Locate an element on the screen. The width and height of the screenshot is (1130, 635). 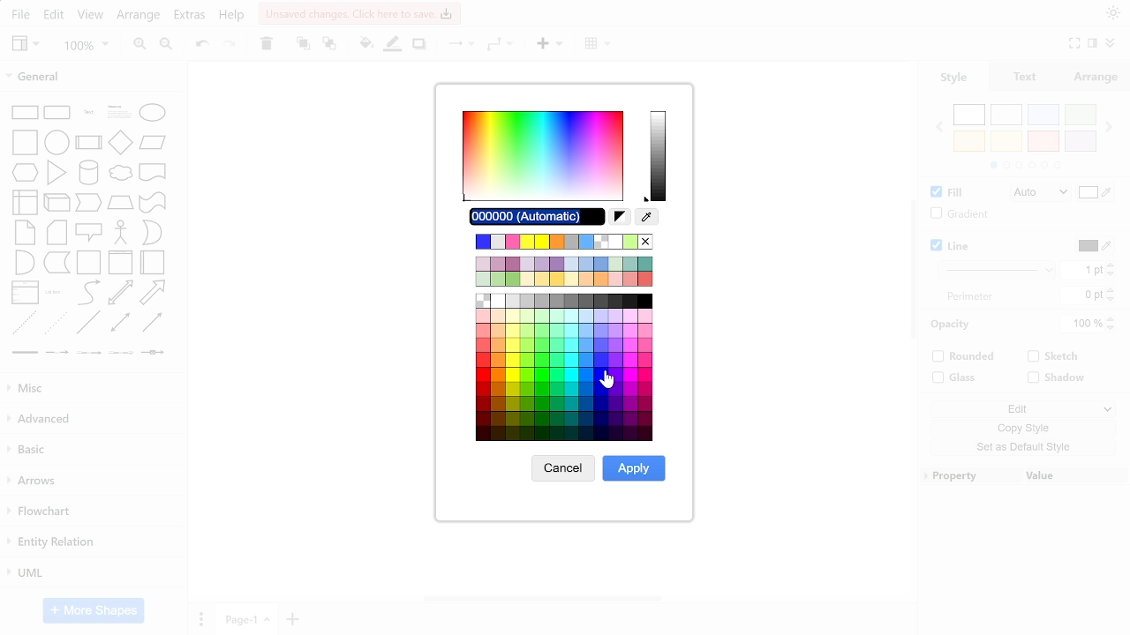
to back is located at coordinates (328, 45).